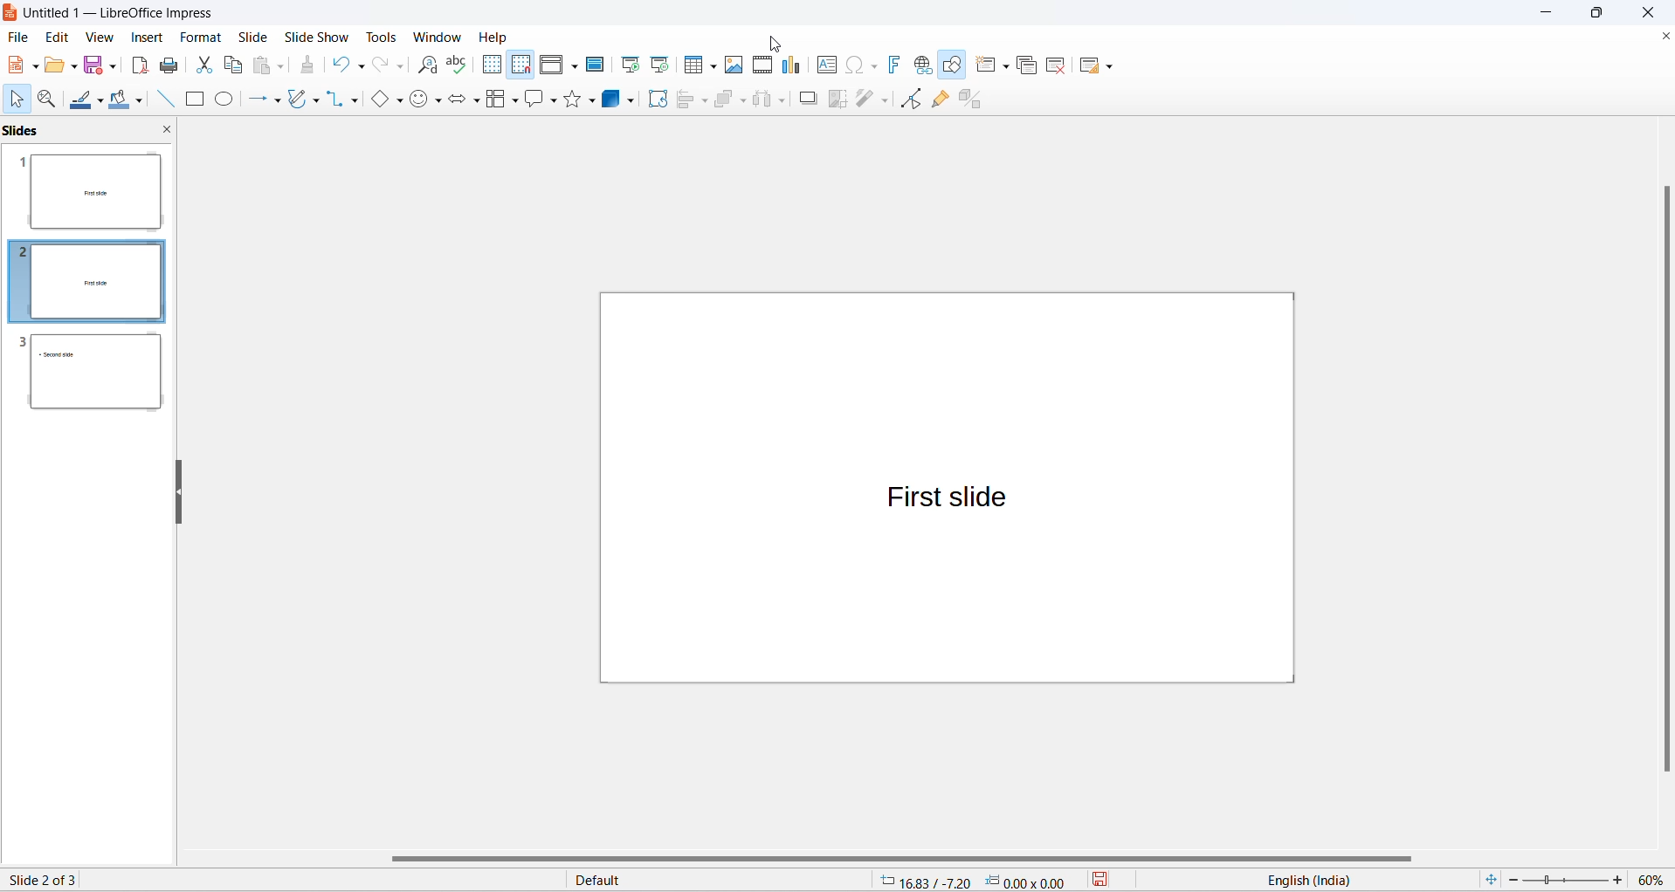 The height and width of the screenshot is (892, 1675). Describe the element at coordinates (1098, 882) in the screenshot. I see `save` at that location.